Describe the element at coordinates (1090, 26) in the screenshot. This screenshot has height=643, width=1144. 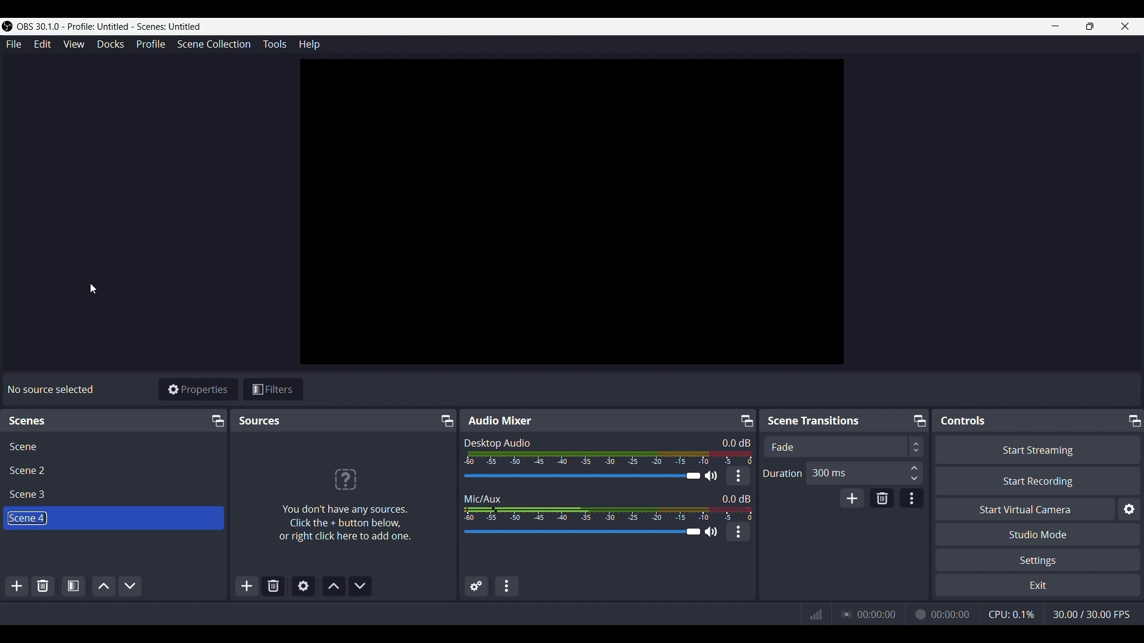
I see `Maximize` at that location.